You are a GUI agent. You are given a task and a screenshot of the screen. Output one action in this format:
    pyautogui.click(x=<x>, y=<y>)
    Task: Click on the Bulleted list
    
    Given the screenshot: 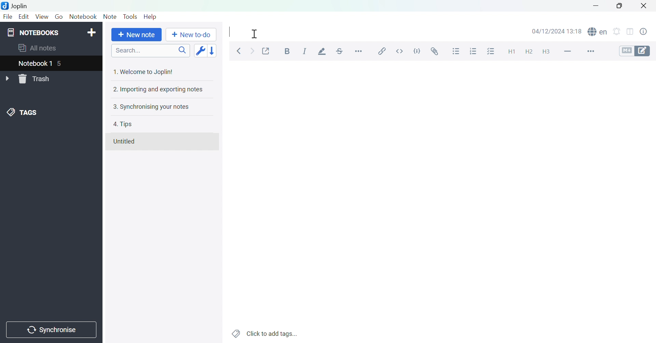 What is the action you would take?
    pyautogui.click(x=456, y=52)
    